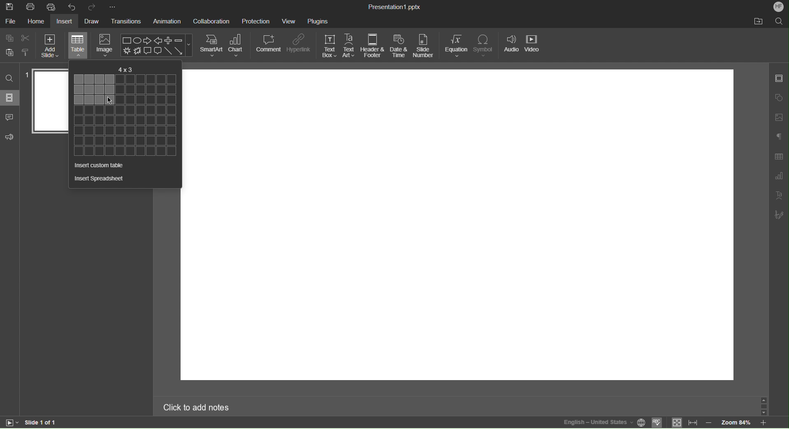 The width and height of the screenshot is (789, 429). I want to click on Protection, so click(256, 21).